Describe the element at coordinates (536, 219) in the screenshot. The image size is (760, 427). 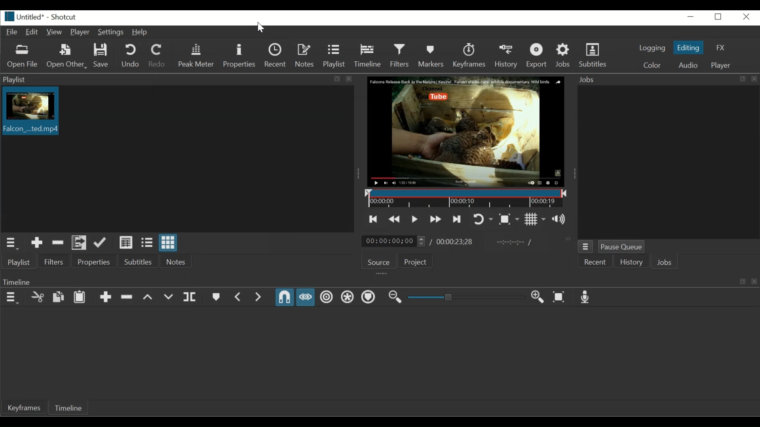
I see `Toggle grid display on the player` at that location.